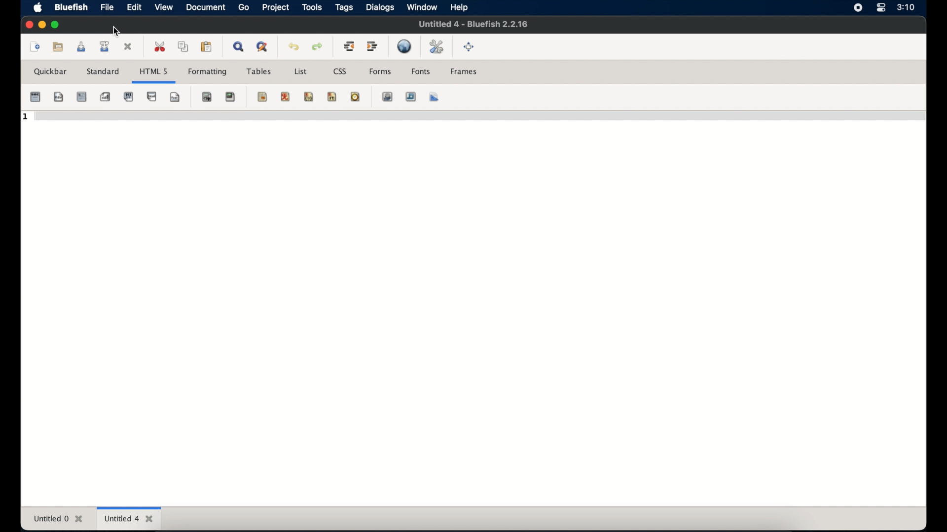  Describe the element at coordinates (275, 7) in the screenshot. I see `project` at that location.